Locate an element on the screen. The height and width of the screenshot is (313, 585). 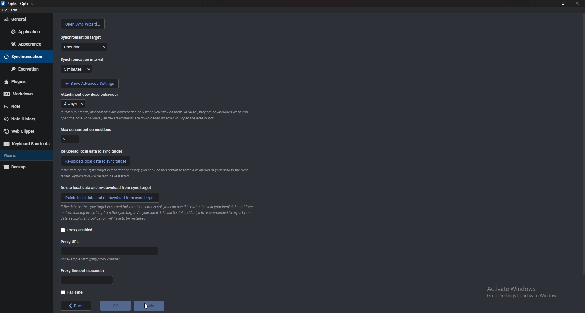
keyboard is located at coordinates (26, 143).